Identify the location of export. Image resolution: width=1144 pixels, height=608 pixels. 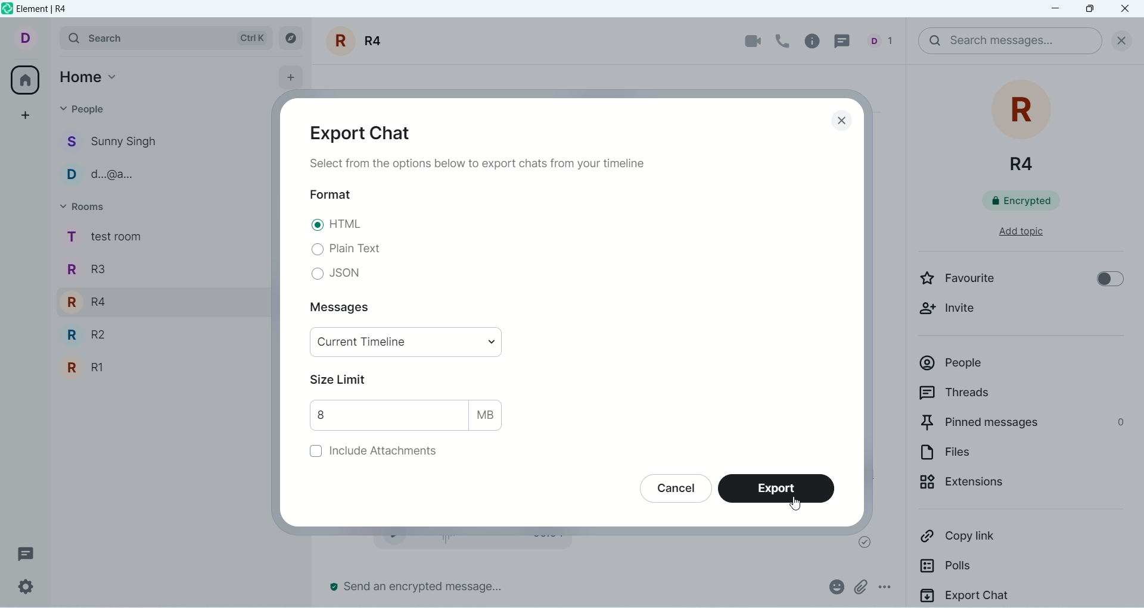
(781, 489).